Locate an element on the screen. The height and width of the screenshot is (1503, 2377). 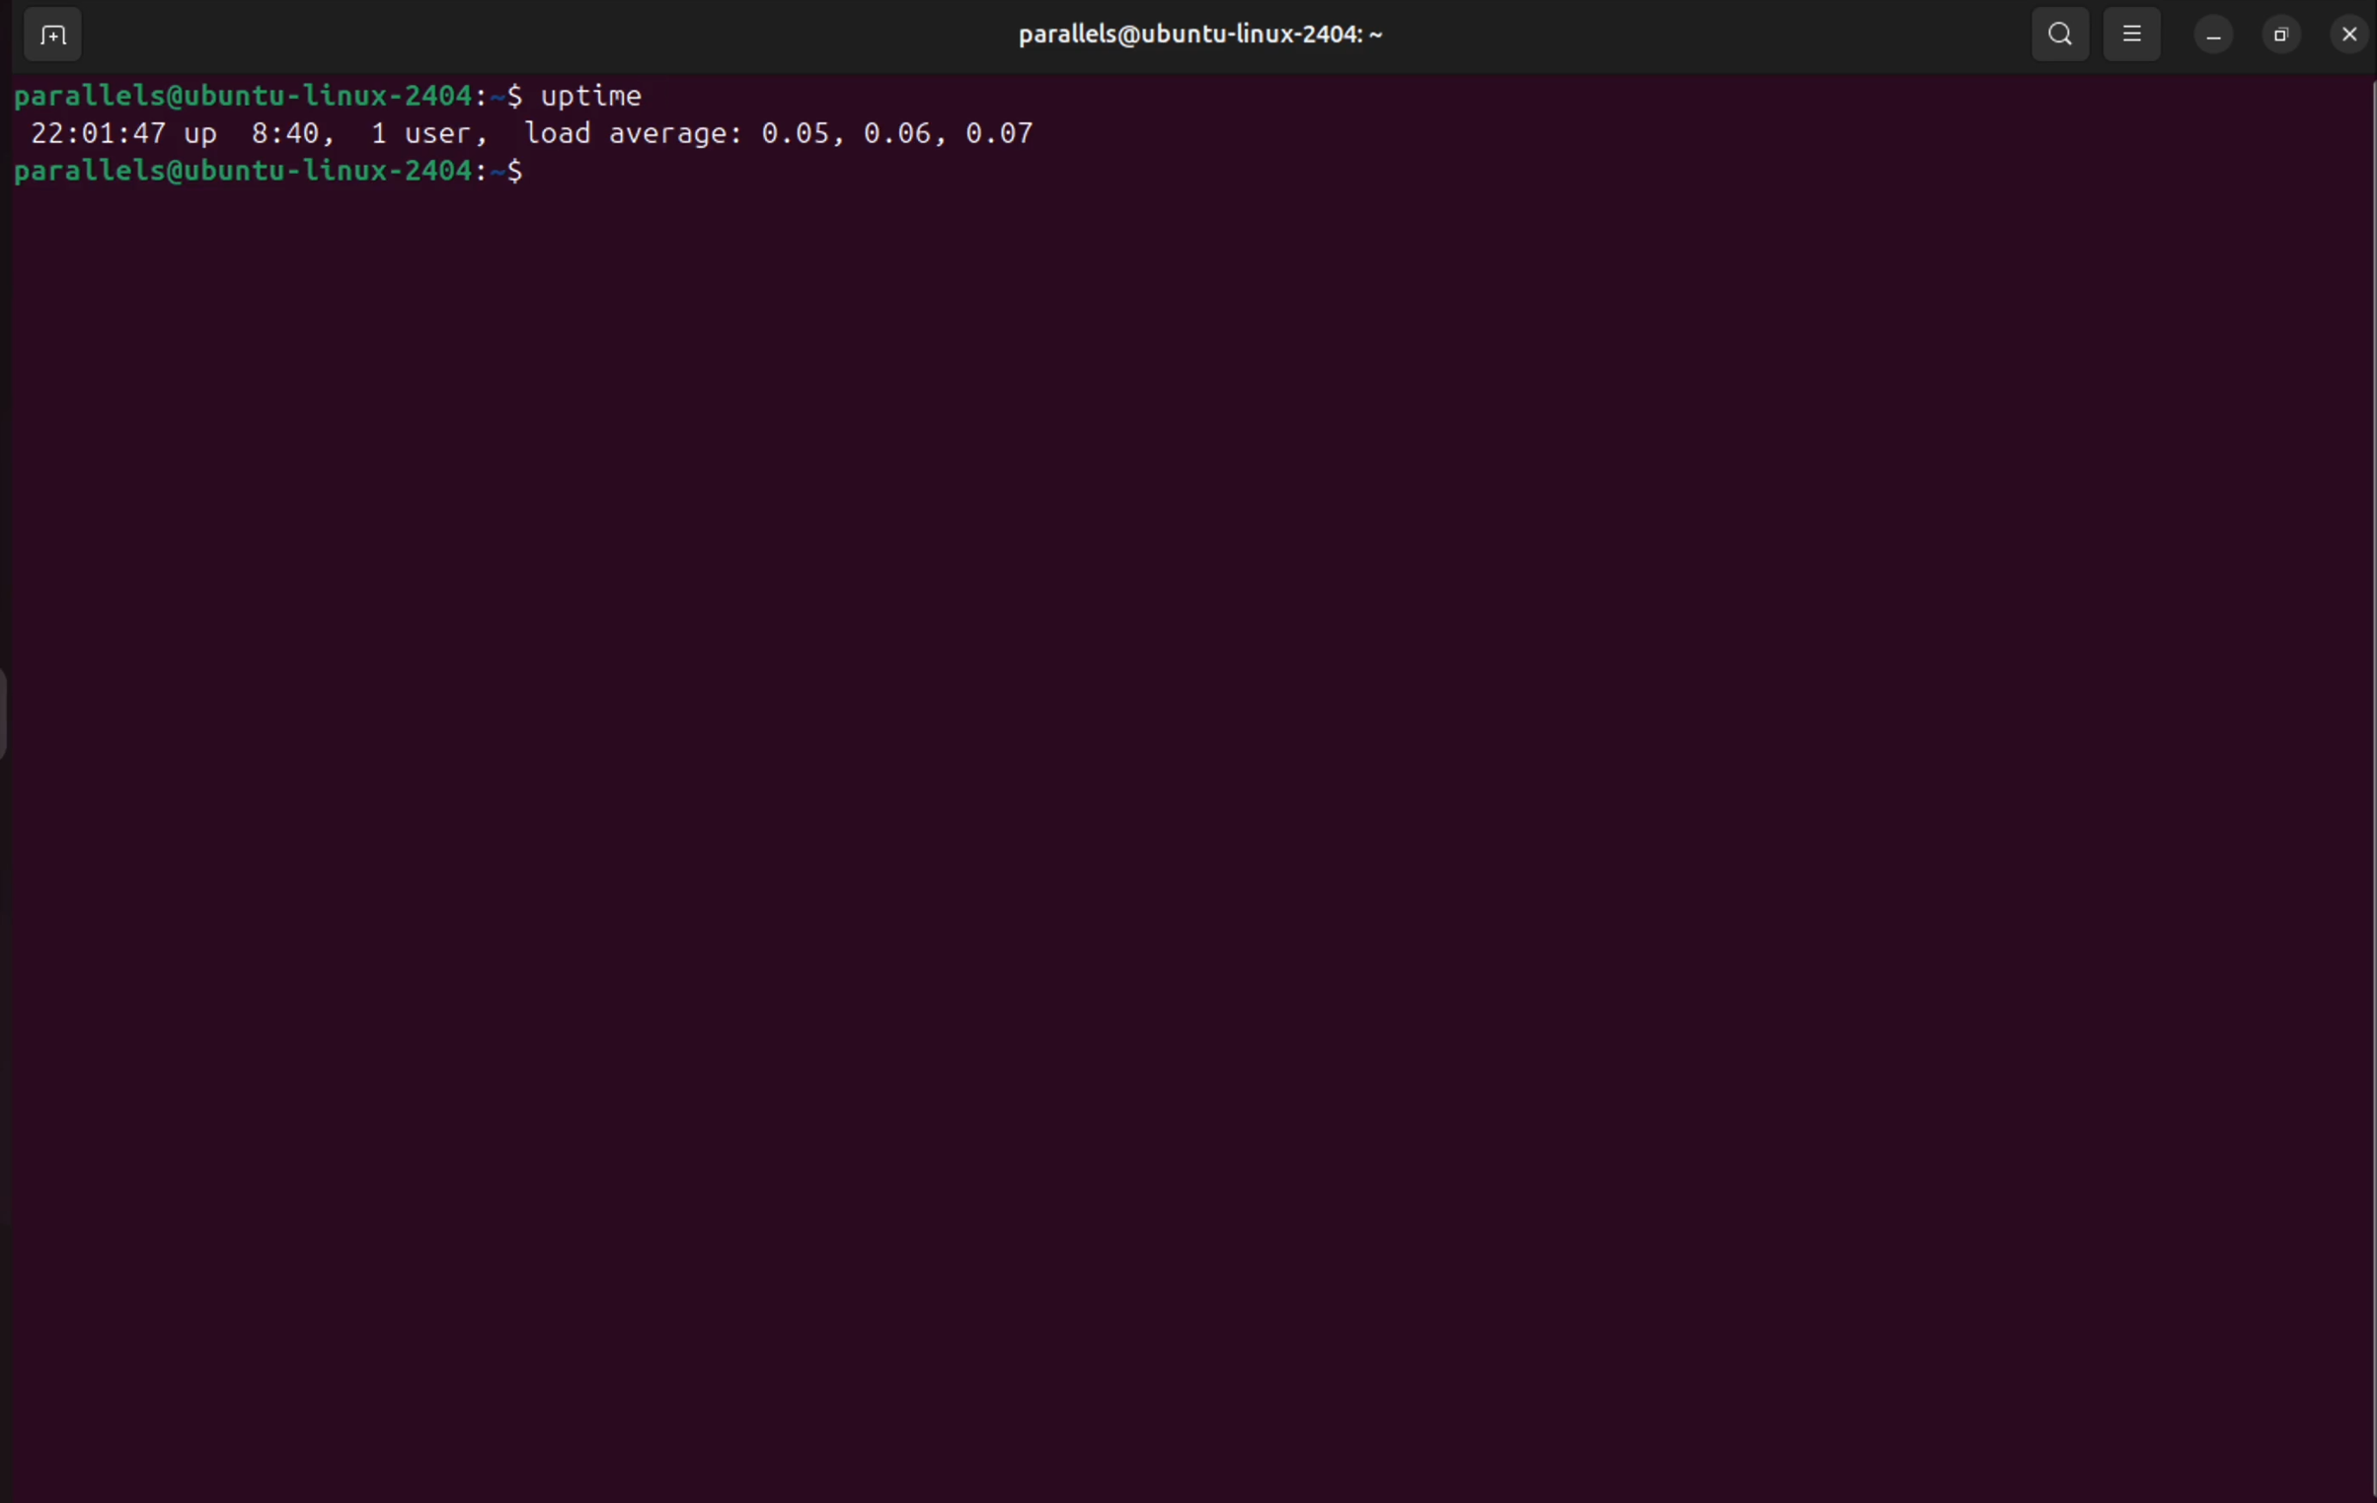
search is located at coordinates (2061, 37).